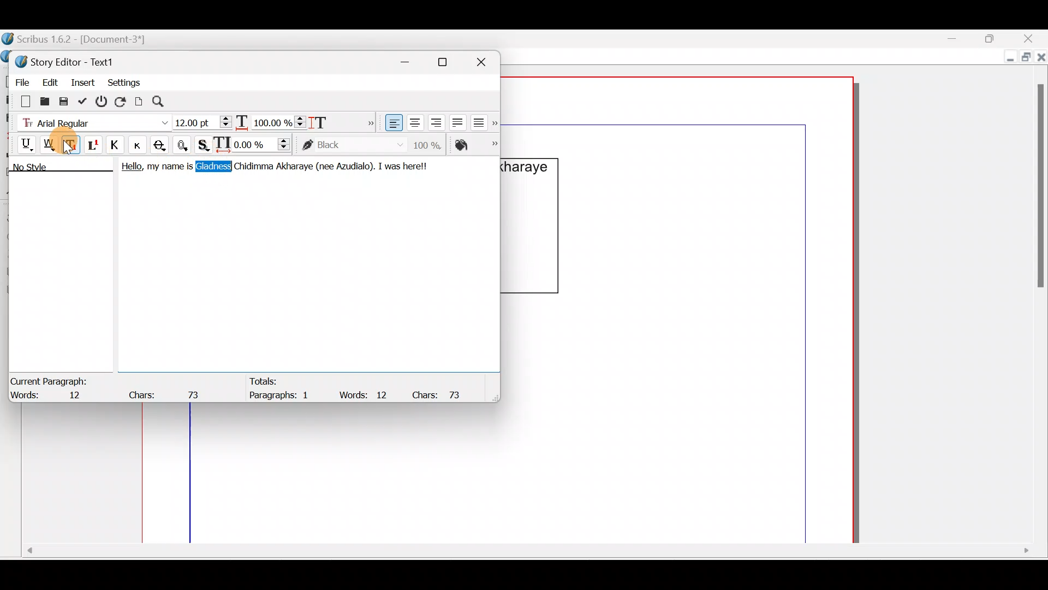 Image resolution: width=1048 pixels, height=590 pixels. I want to click on Small caps, so click(140, 144).